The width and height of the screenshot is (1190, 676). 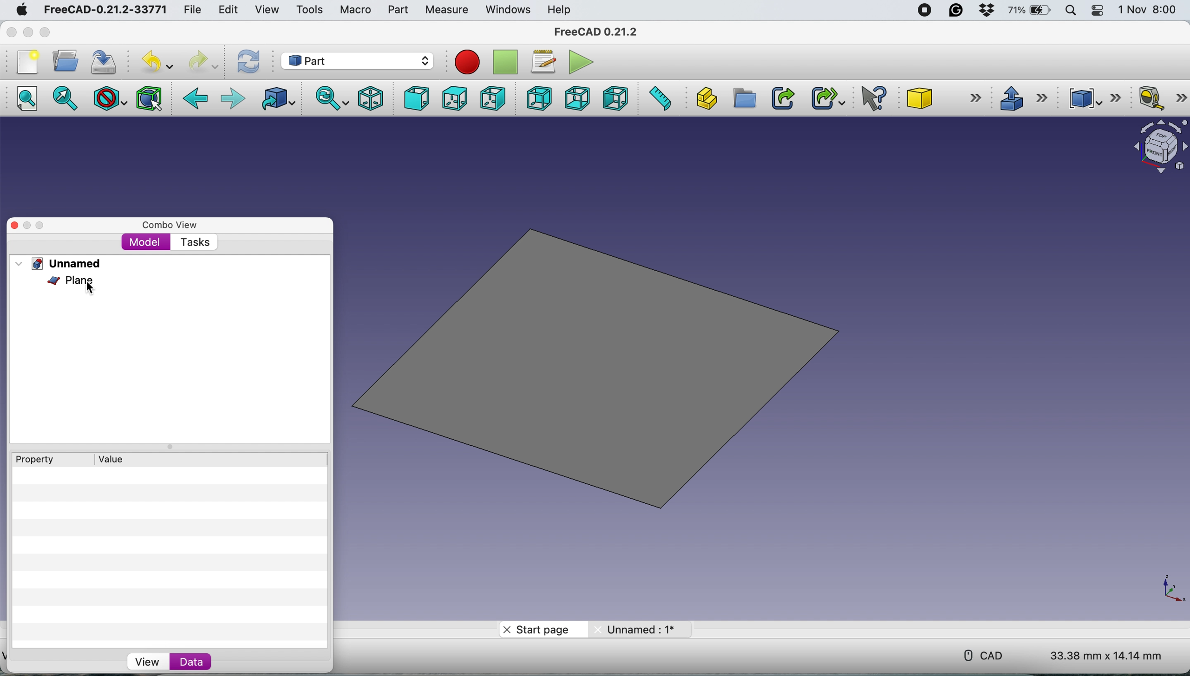 What do you see at coordinates (28, 32) in the screenshot?
I see `minimise` at bounding box center [28, 32].